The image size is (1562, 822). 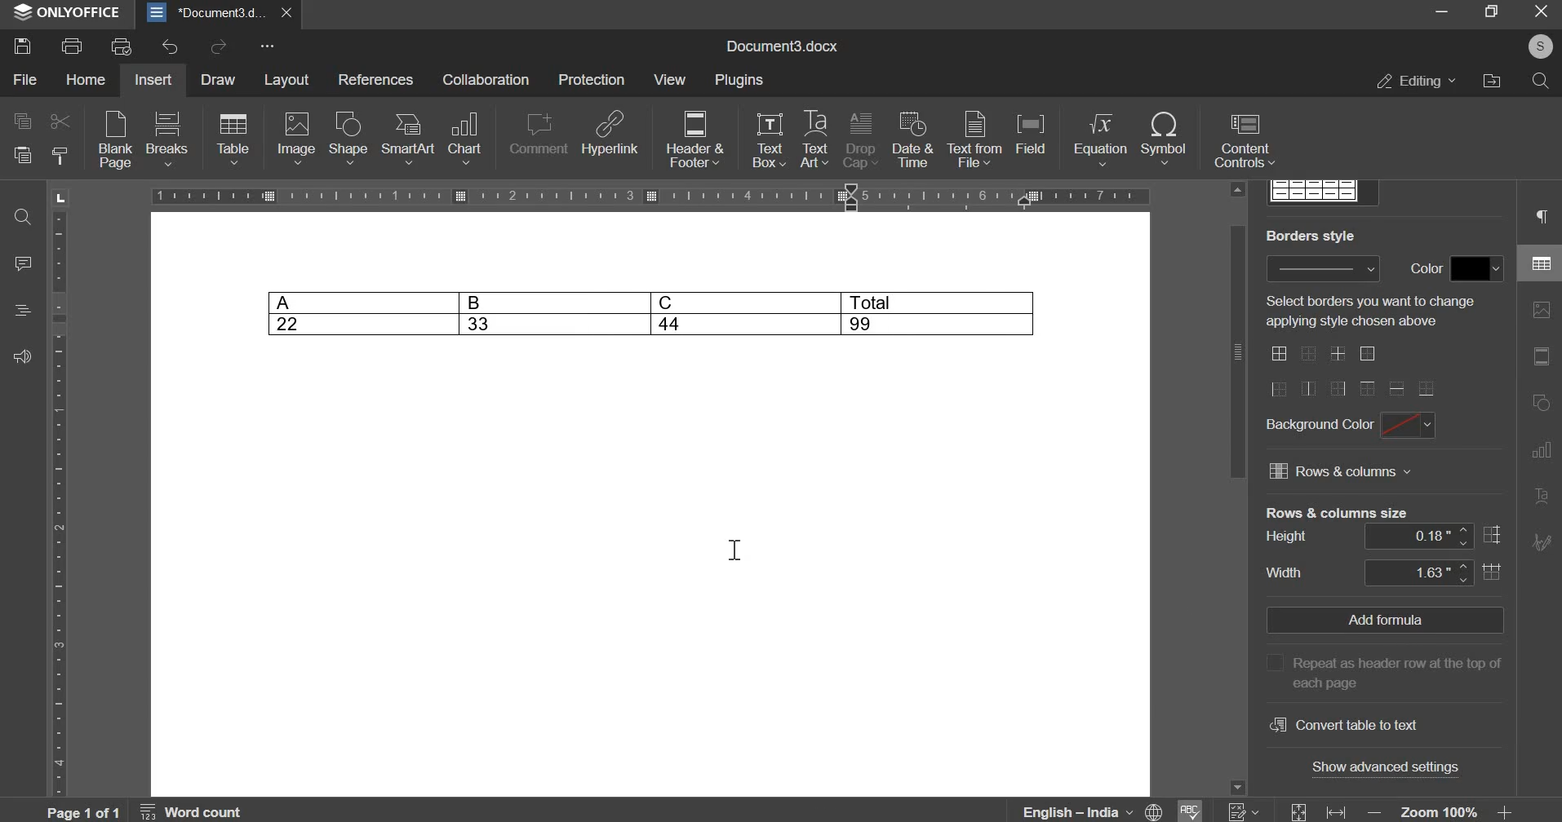 What do you see at coordinates (1538, 260) in the screenshot?
I see `table settings` at bounding box center [1538, 260].